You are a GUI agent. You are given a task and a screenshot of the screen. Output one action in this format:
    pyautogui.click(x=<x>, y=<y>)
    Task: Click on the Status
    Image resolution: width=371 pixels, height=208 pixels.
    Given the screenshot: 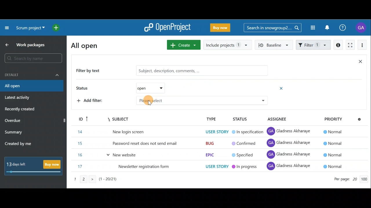 What is the action you would take?
    pyautogui.click(x=126, y=89)
    